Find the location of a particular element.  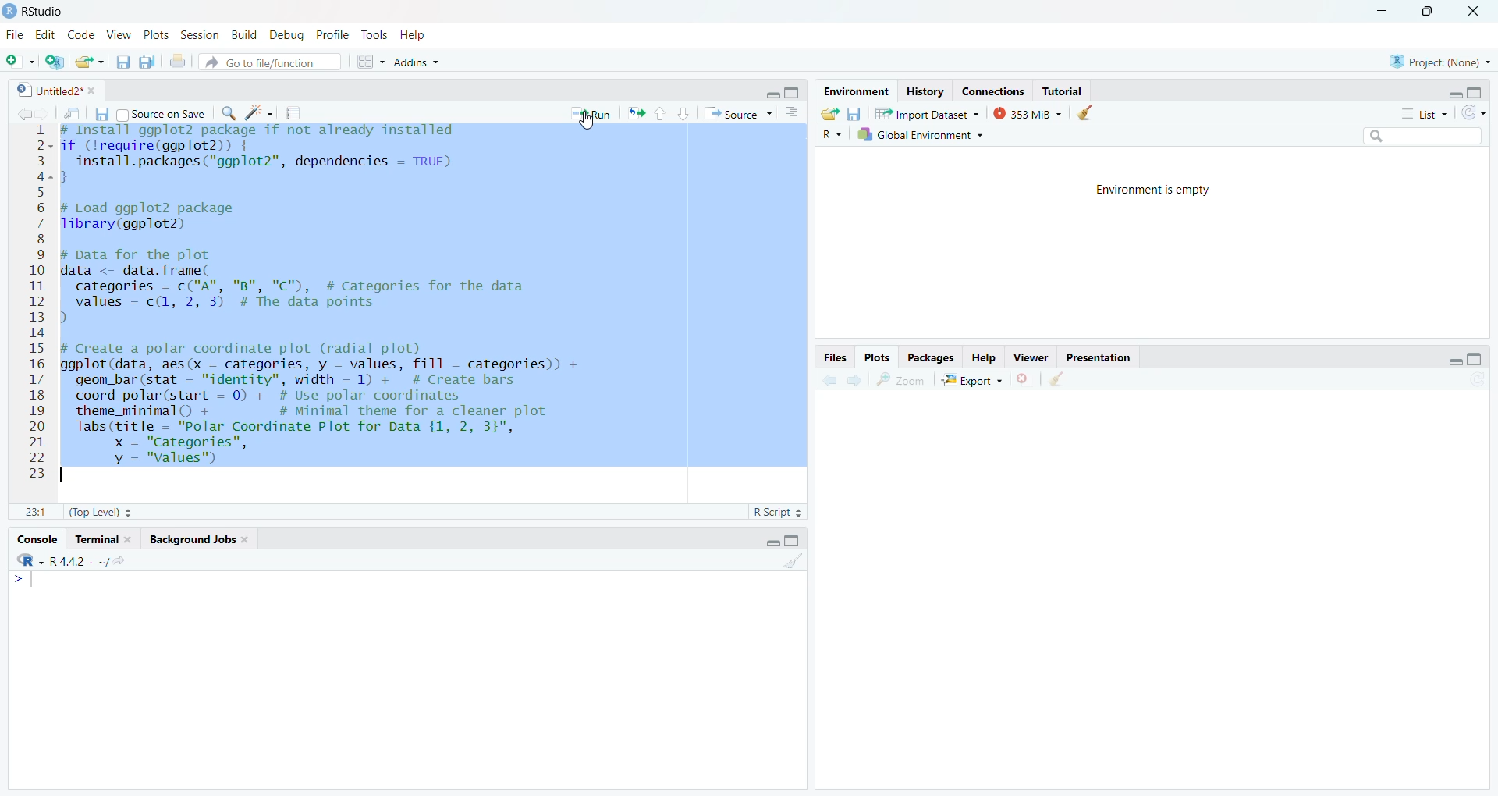

hide r script is located at coordinates (766, 543).